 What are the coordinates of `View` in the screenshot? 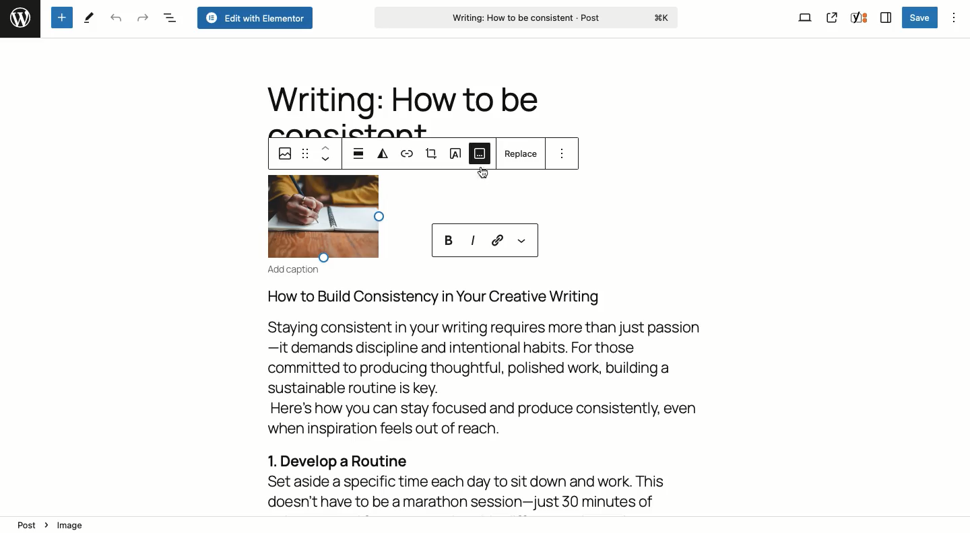 It's located at (805, 17).